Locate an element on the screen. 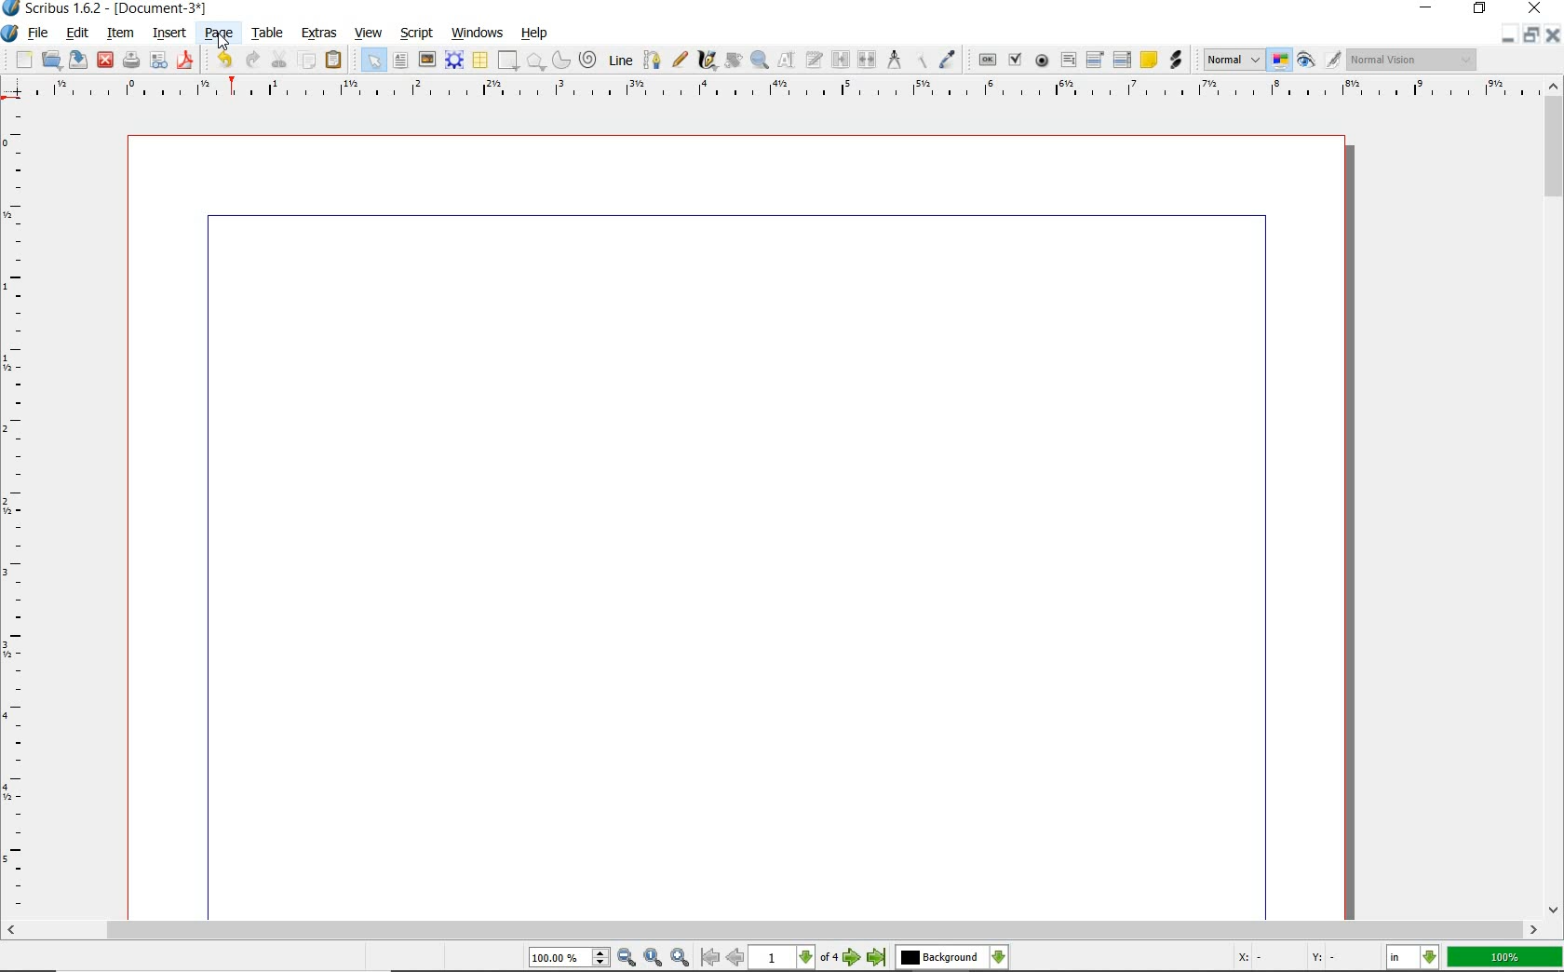  text annotation is located at coordinates (1147, 60).